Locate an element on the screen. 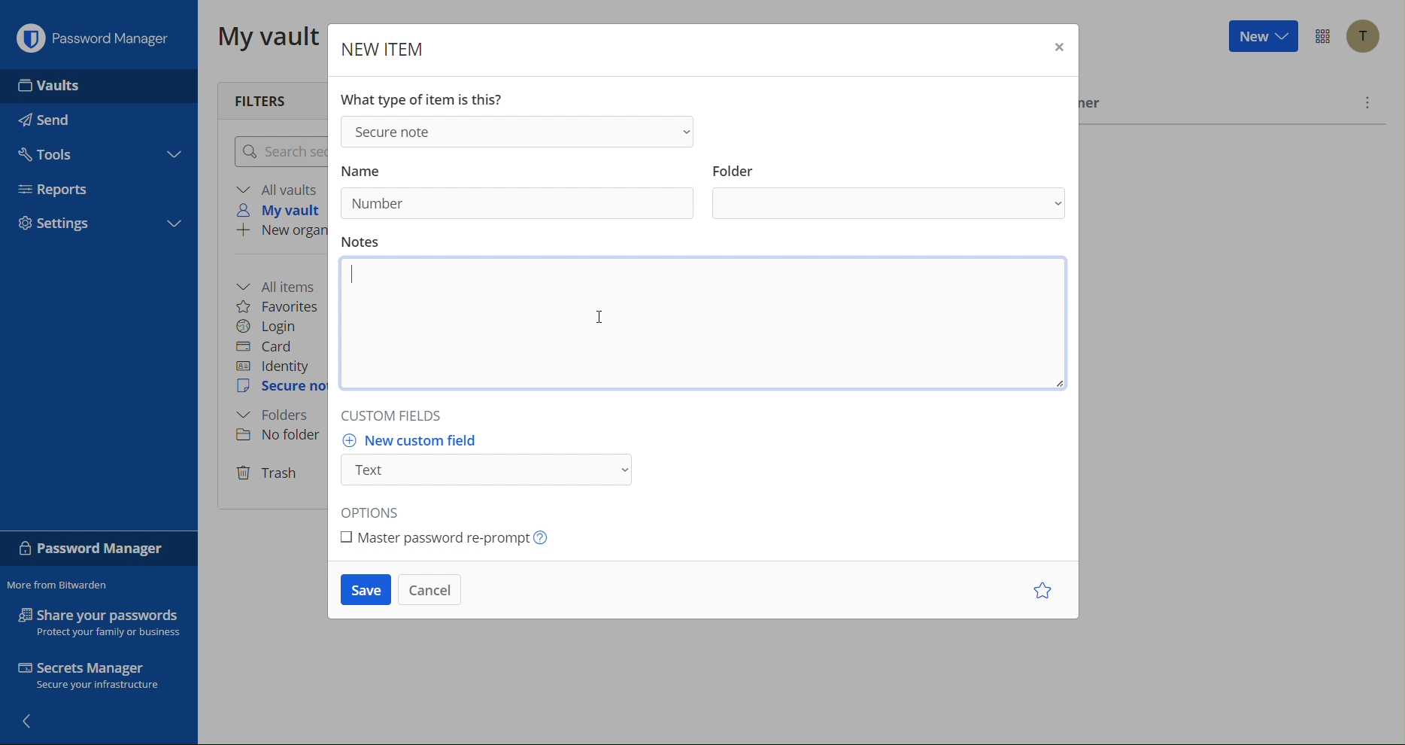 Image resolution: width=1405 pixels, height=745 pixels. My vault is located at coordinates (284, 211).